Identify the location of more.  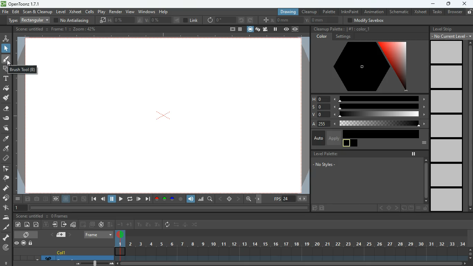
(7, 262).